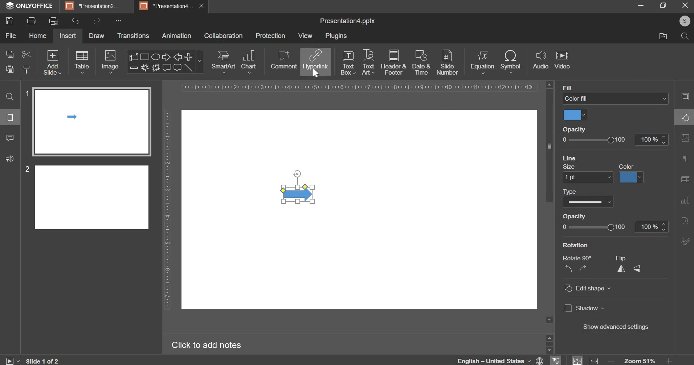 This screenshot has height=365, width=694. I want to click on vertical scale, so click(165, 210).